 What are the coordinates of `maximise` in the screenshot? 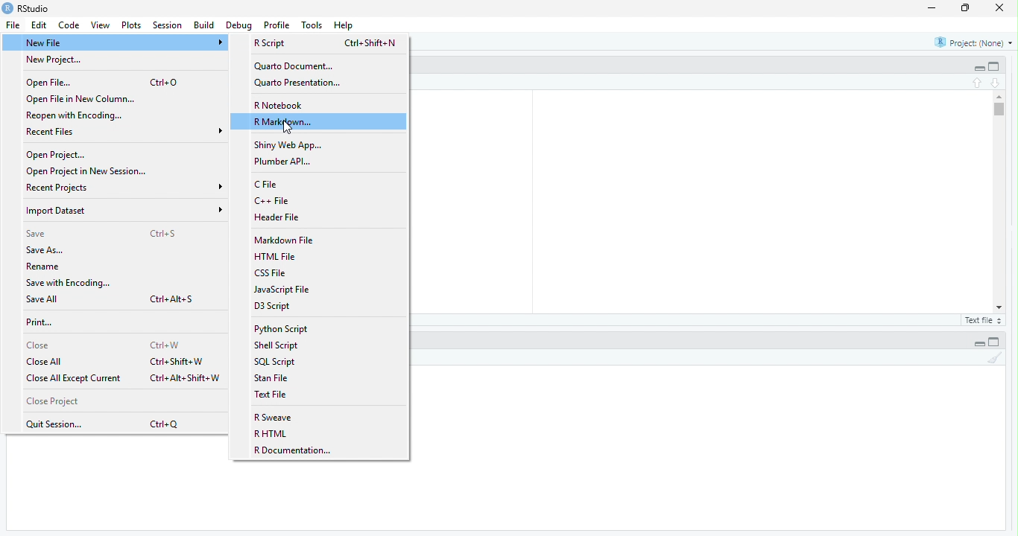 It's located at (966, 8).